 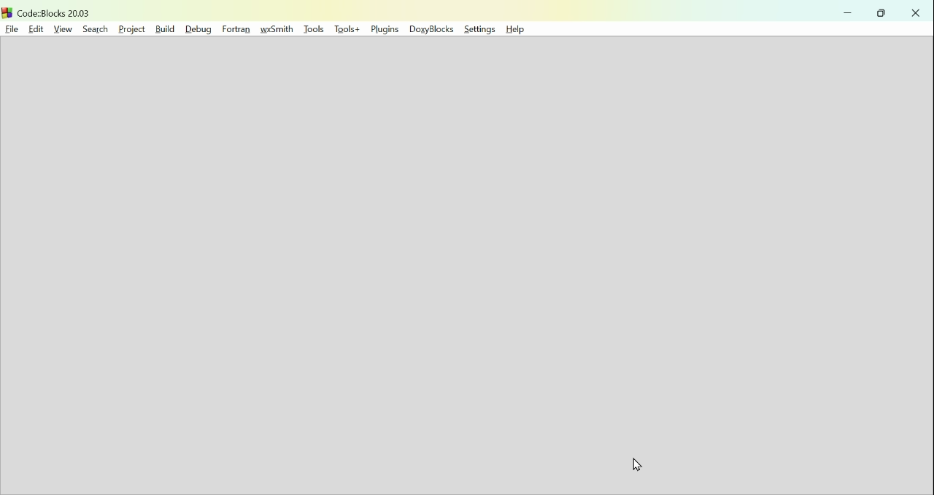 What do you see at coordinates (348, 30) in the screenshot?
I see `Tools+` at bounding box center [348, 30].